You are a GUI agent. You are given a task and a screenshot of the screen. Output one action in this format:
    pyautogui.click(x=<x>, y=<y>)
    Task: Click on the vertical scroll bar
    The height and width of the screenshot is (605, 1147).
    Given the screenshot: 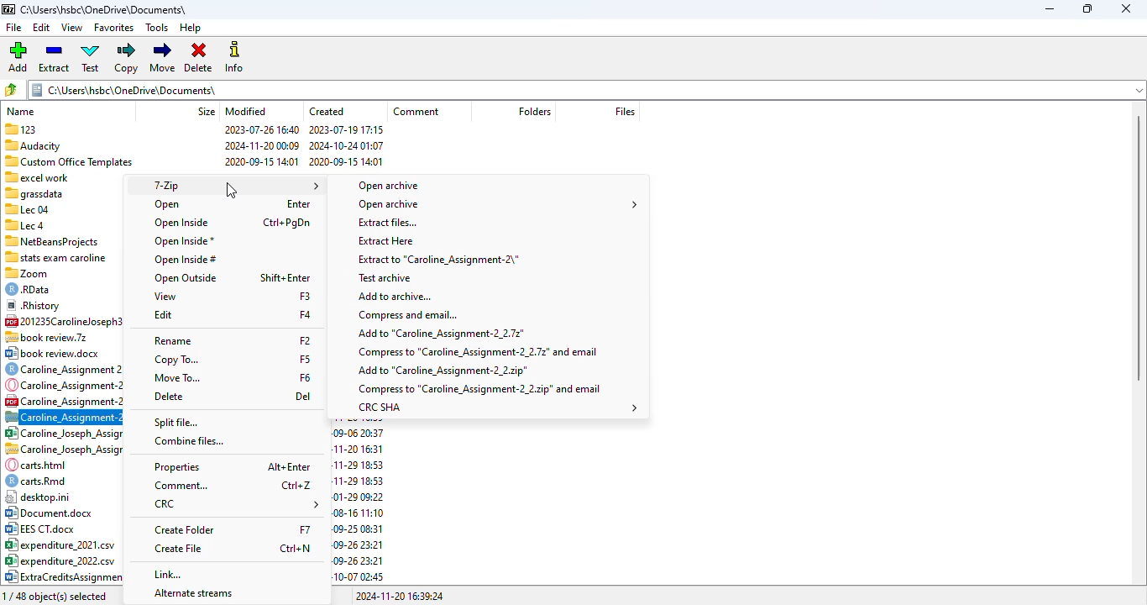 What is the action you would take?
    pyautogui.click(x=1139, y=247)
    